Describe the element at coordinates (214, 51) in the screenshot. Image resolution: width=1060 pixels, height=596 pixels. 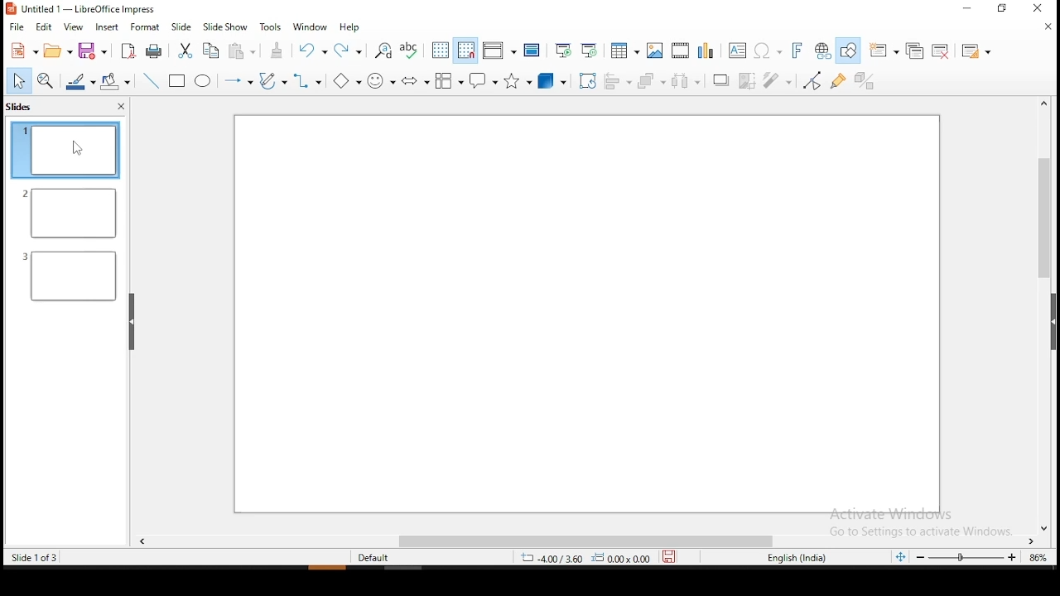
I see `copy` at that location.